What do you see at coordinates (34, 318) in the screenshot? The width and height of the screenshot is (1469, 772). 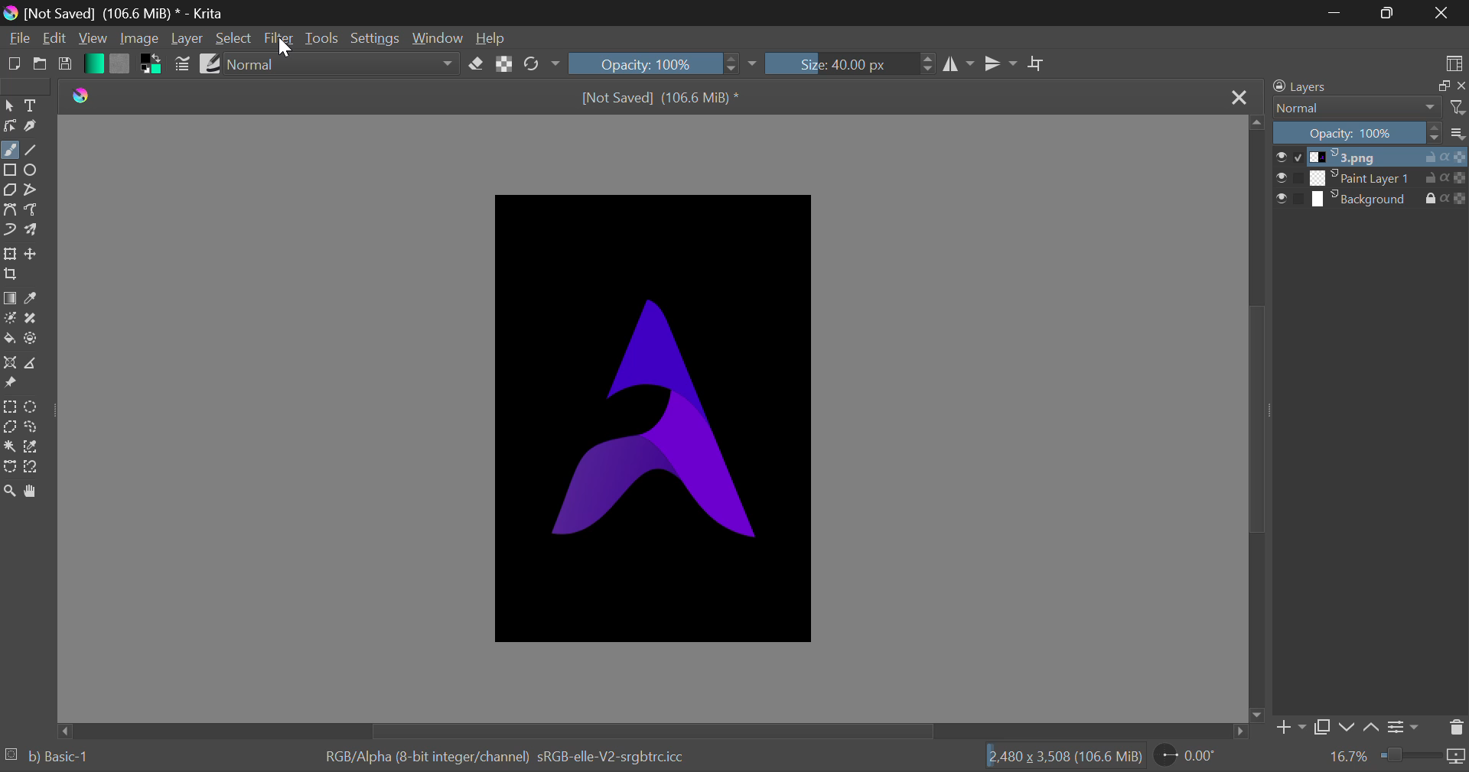 I see `Smart Patch Tool` at bounding box center [34, 318].